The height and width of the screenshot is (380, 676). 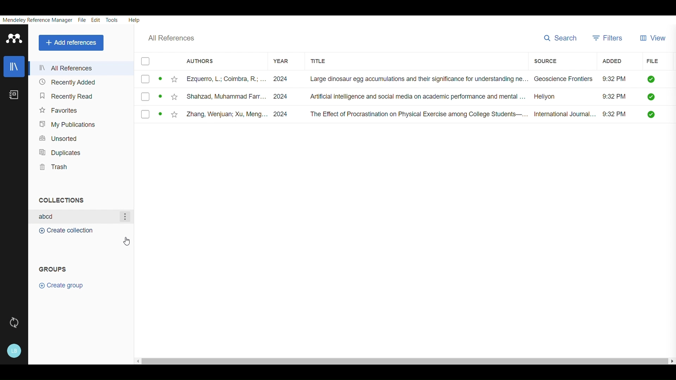 I want to click on Textbox, so click(x=82, y=217).